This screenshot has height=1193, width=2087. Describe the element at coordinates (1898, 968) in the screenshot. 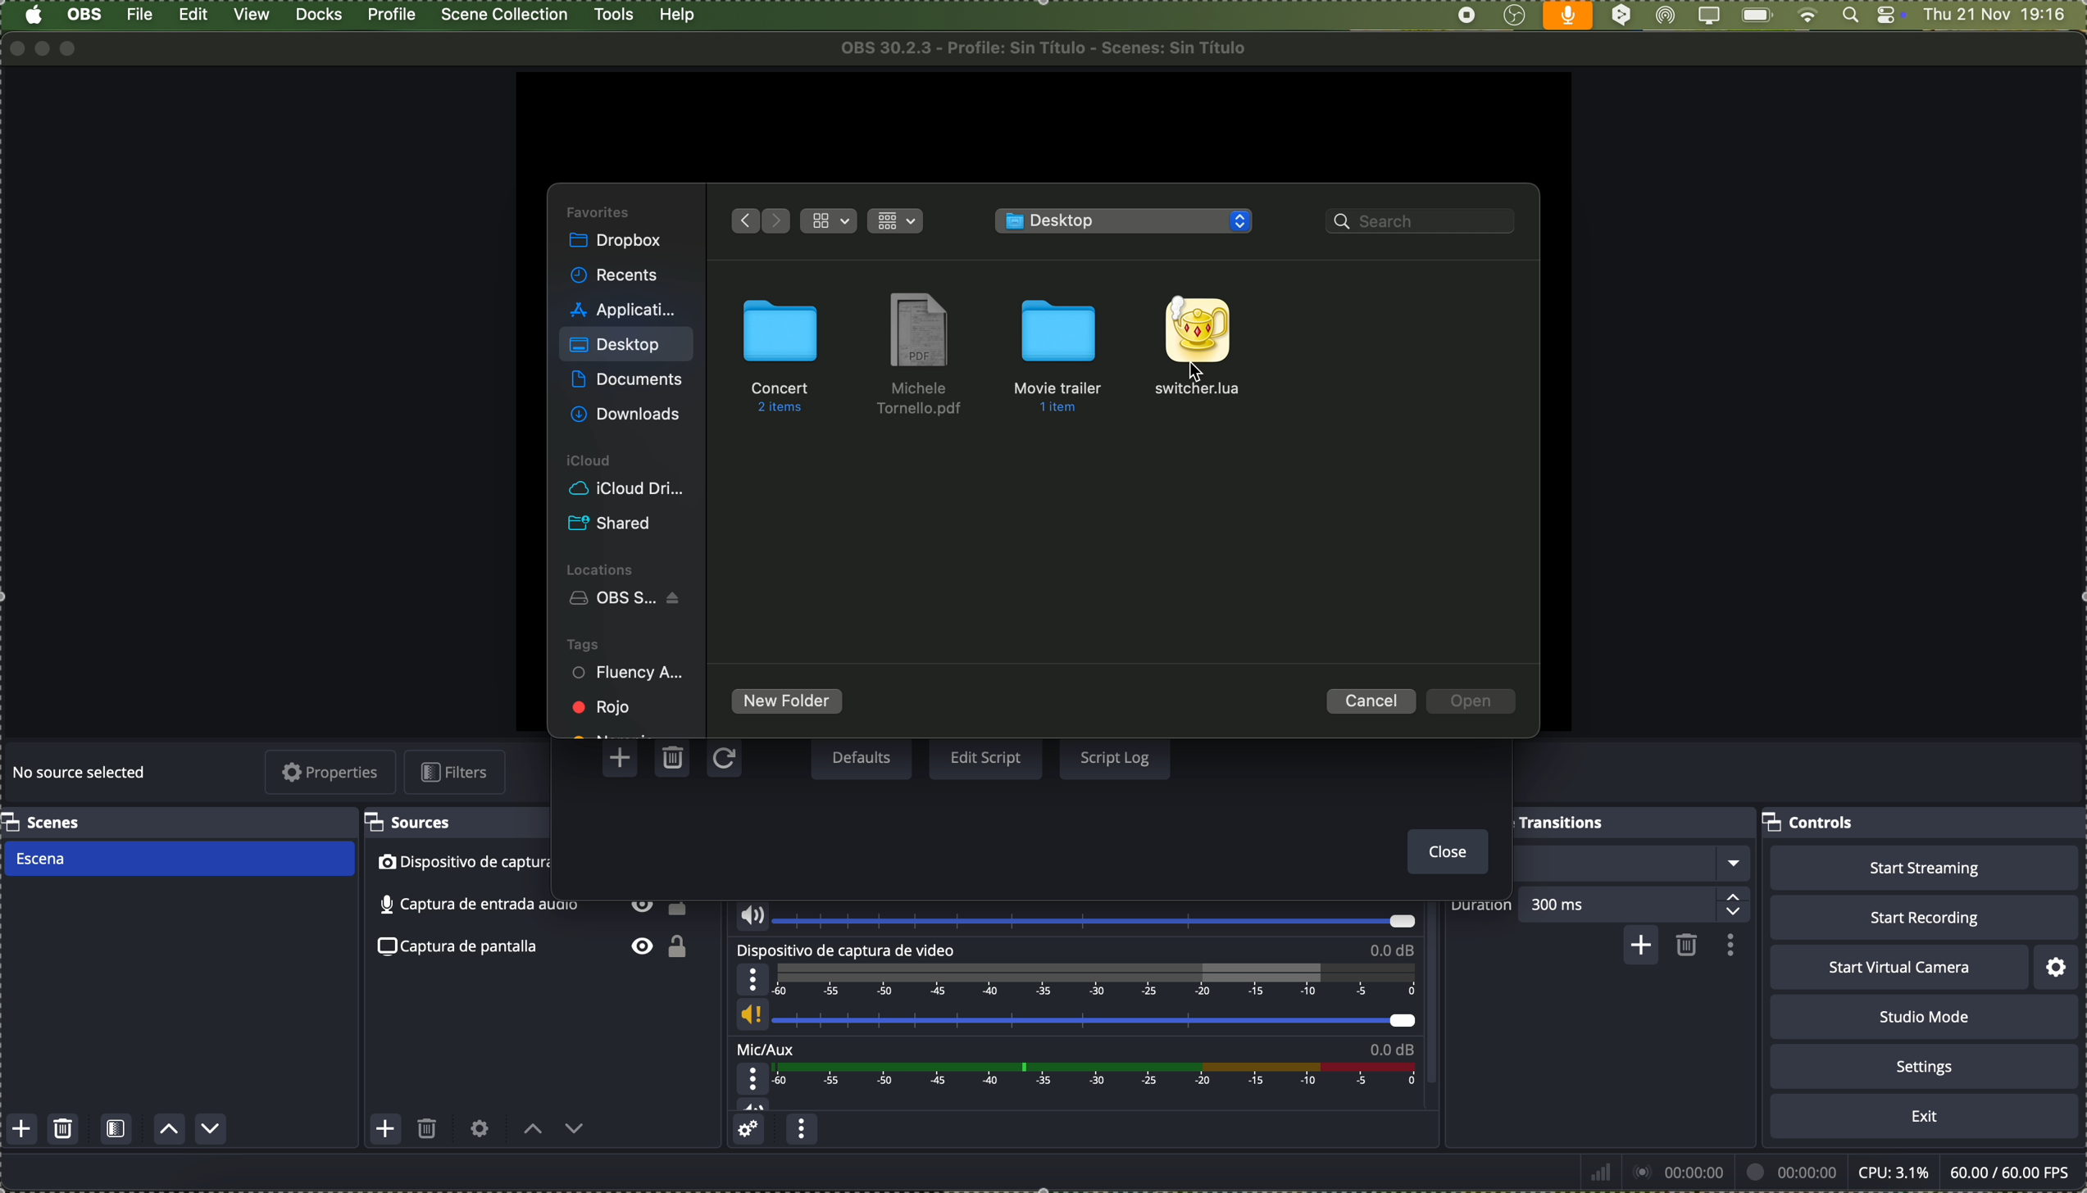

I see `start virtual camera` at that location.